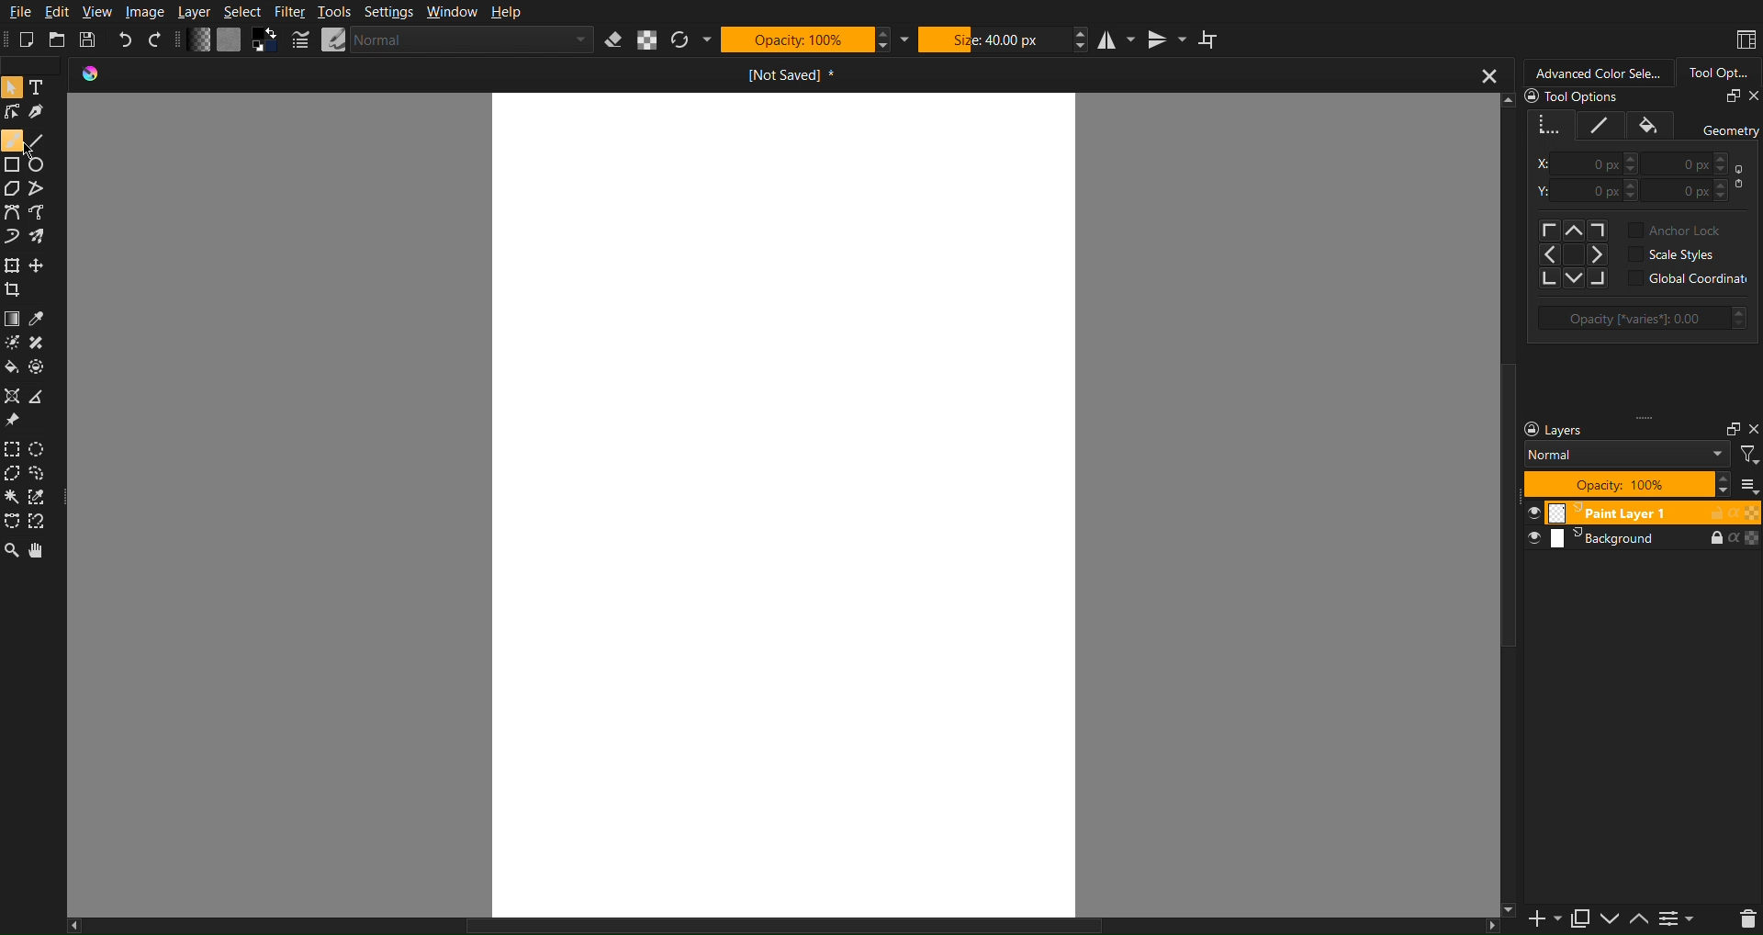  What do you see at coordinates (1638, 540) in the screenshot?
I see `Layers` at bounding box center [1638, 540].